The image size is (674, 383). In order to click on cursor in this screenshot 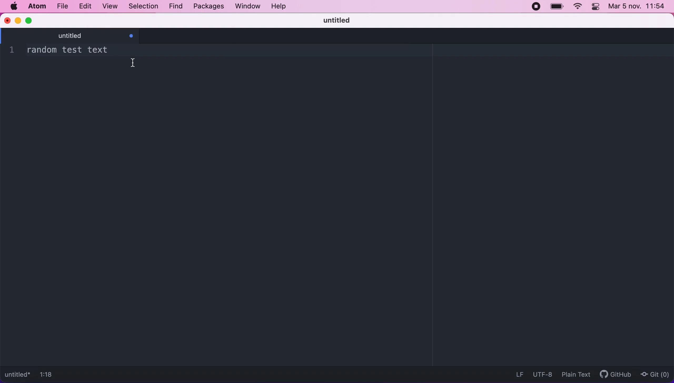, I will do `click(135, 62)`.